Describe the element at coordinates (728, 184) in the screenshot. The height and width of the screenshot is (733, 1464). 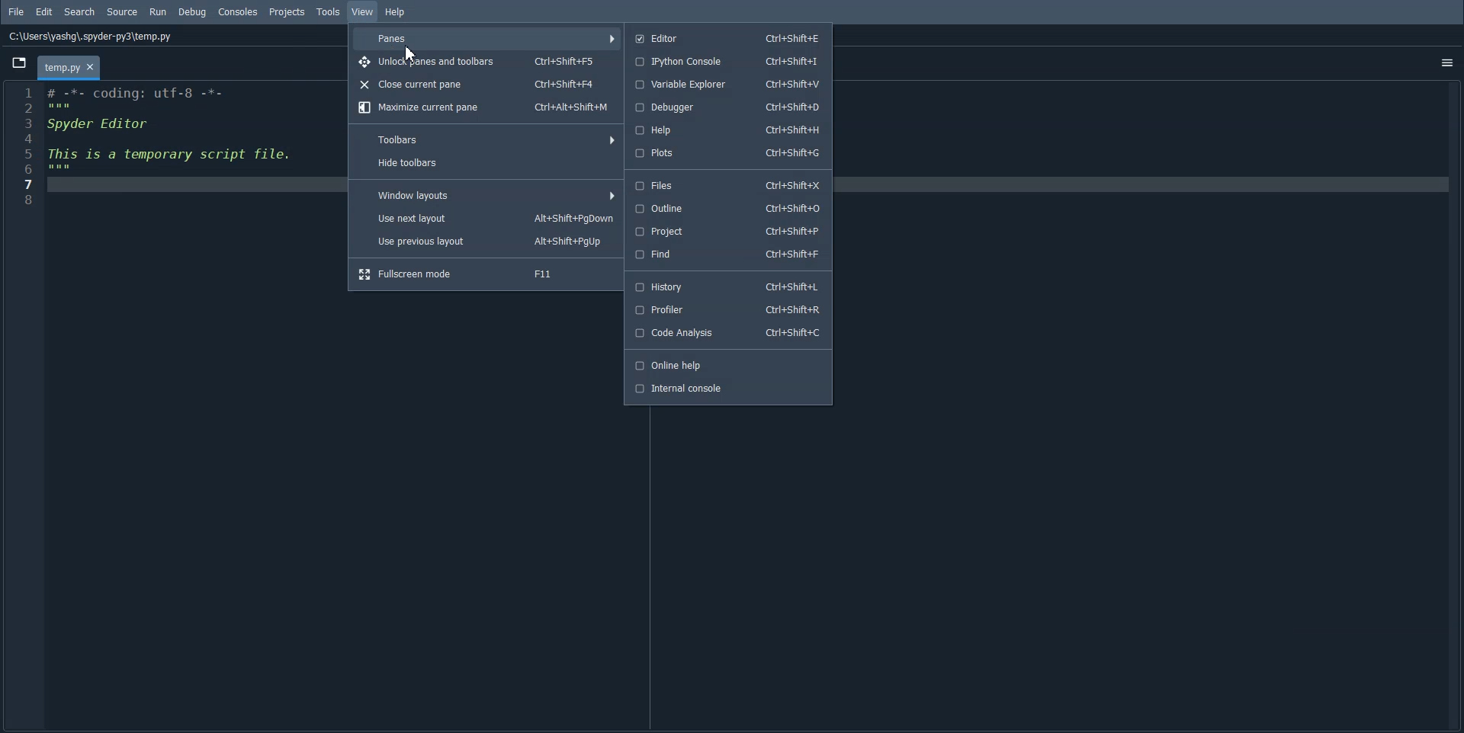
I see `Files` at that location.